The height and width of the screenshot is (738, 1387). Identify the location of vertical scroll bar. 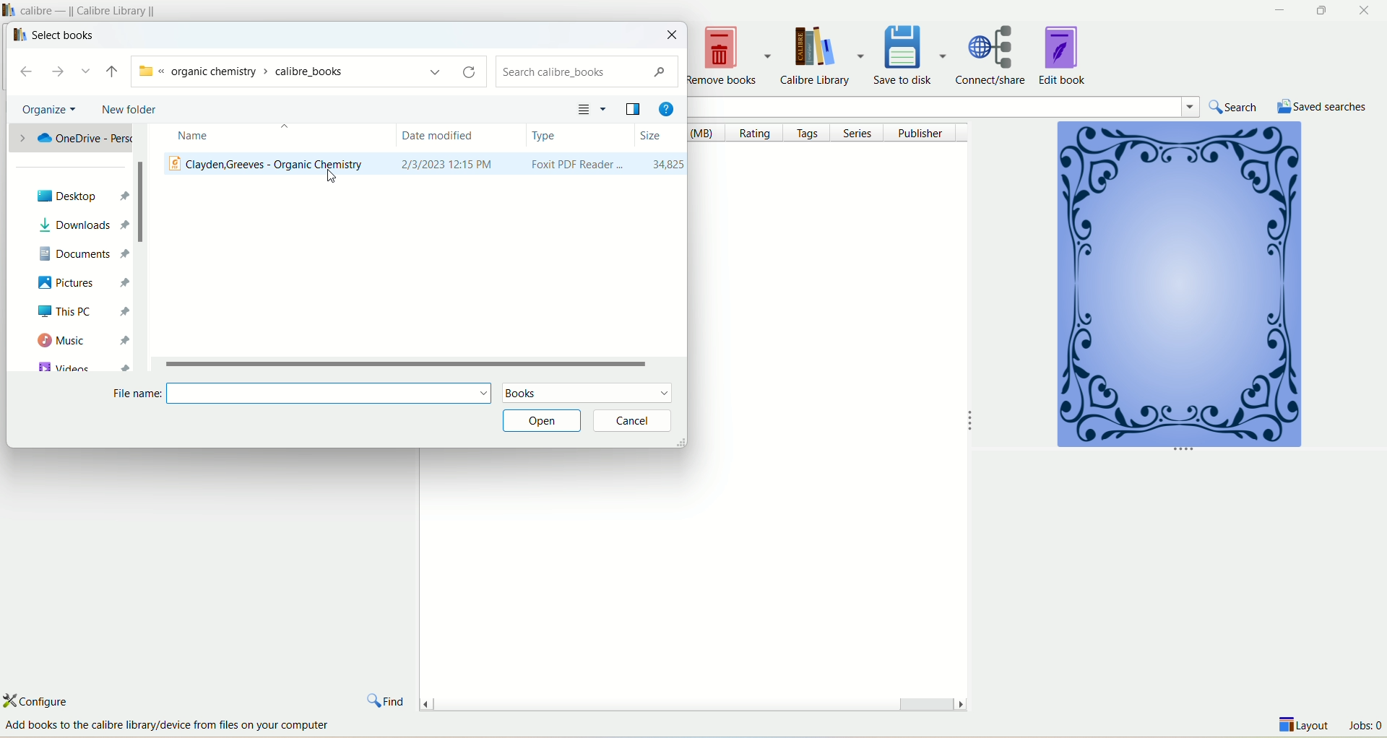
(139, 248).